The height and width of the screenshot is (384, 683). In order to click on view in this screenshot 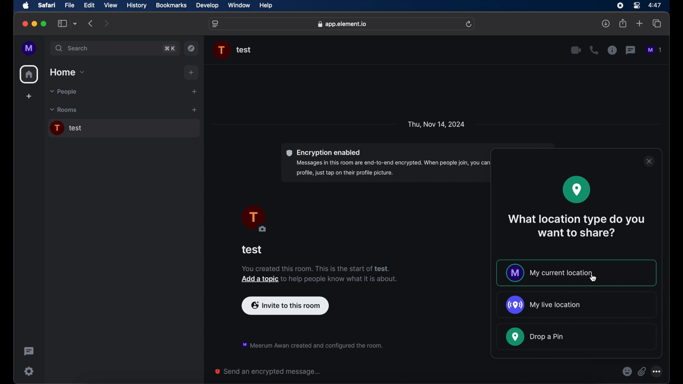, I will do `click(111, 5)`.